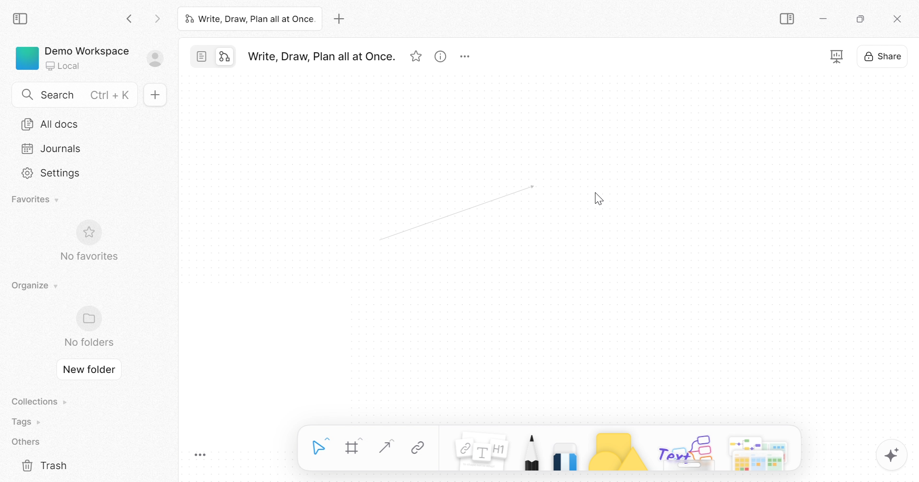 The image size is (919, 482). What do you see at coordinates (883, 58) in the screenshot?
I see `Share` at bounding box center [883, 58].